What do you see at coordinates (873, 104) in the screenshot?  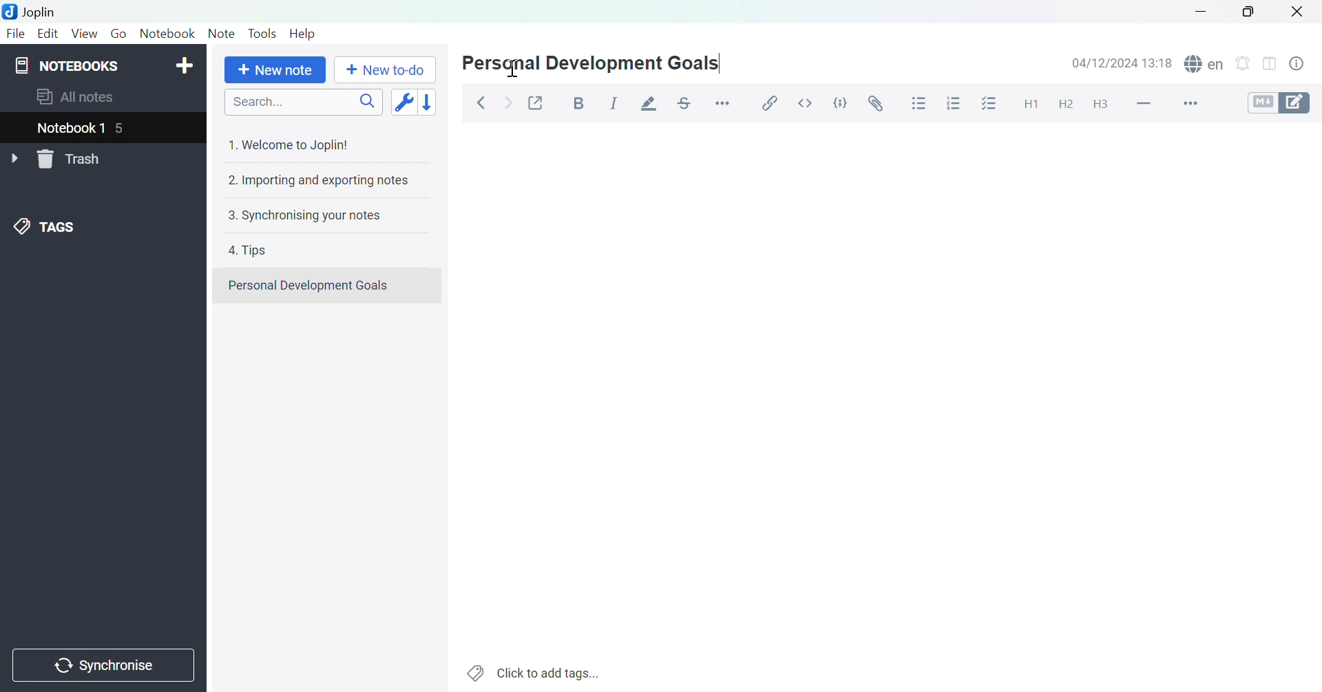 I see `Attach file` at bounding box center [873, 104].